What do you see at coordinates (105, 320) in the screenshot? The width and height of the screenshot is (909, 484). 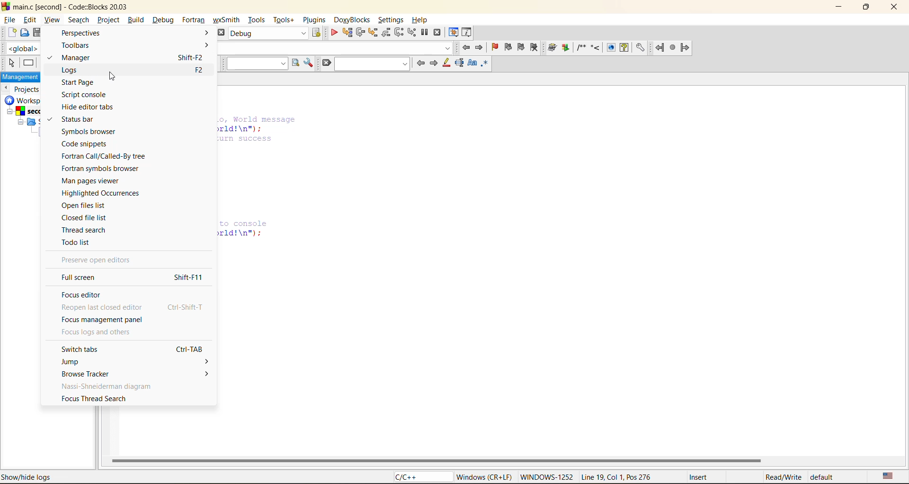 I see `focus management panel` at bounding box center [105, 320].